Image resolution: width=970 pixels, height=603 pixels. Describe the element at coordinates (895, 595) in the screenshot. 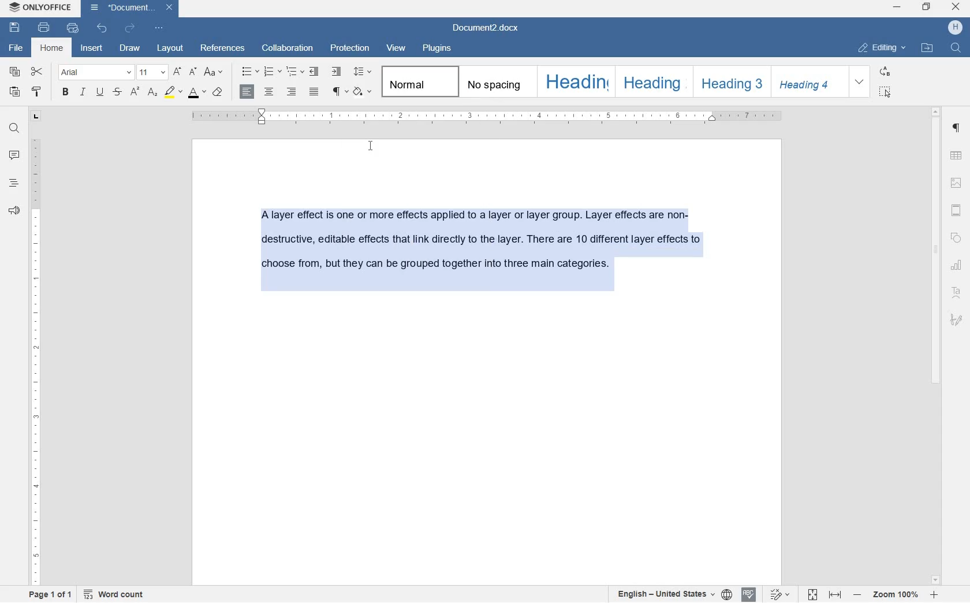

I see `zoom in or zoom out` at that location.